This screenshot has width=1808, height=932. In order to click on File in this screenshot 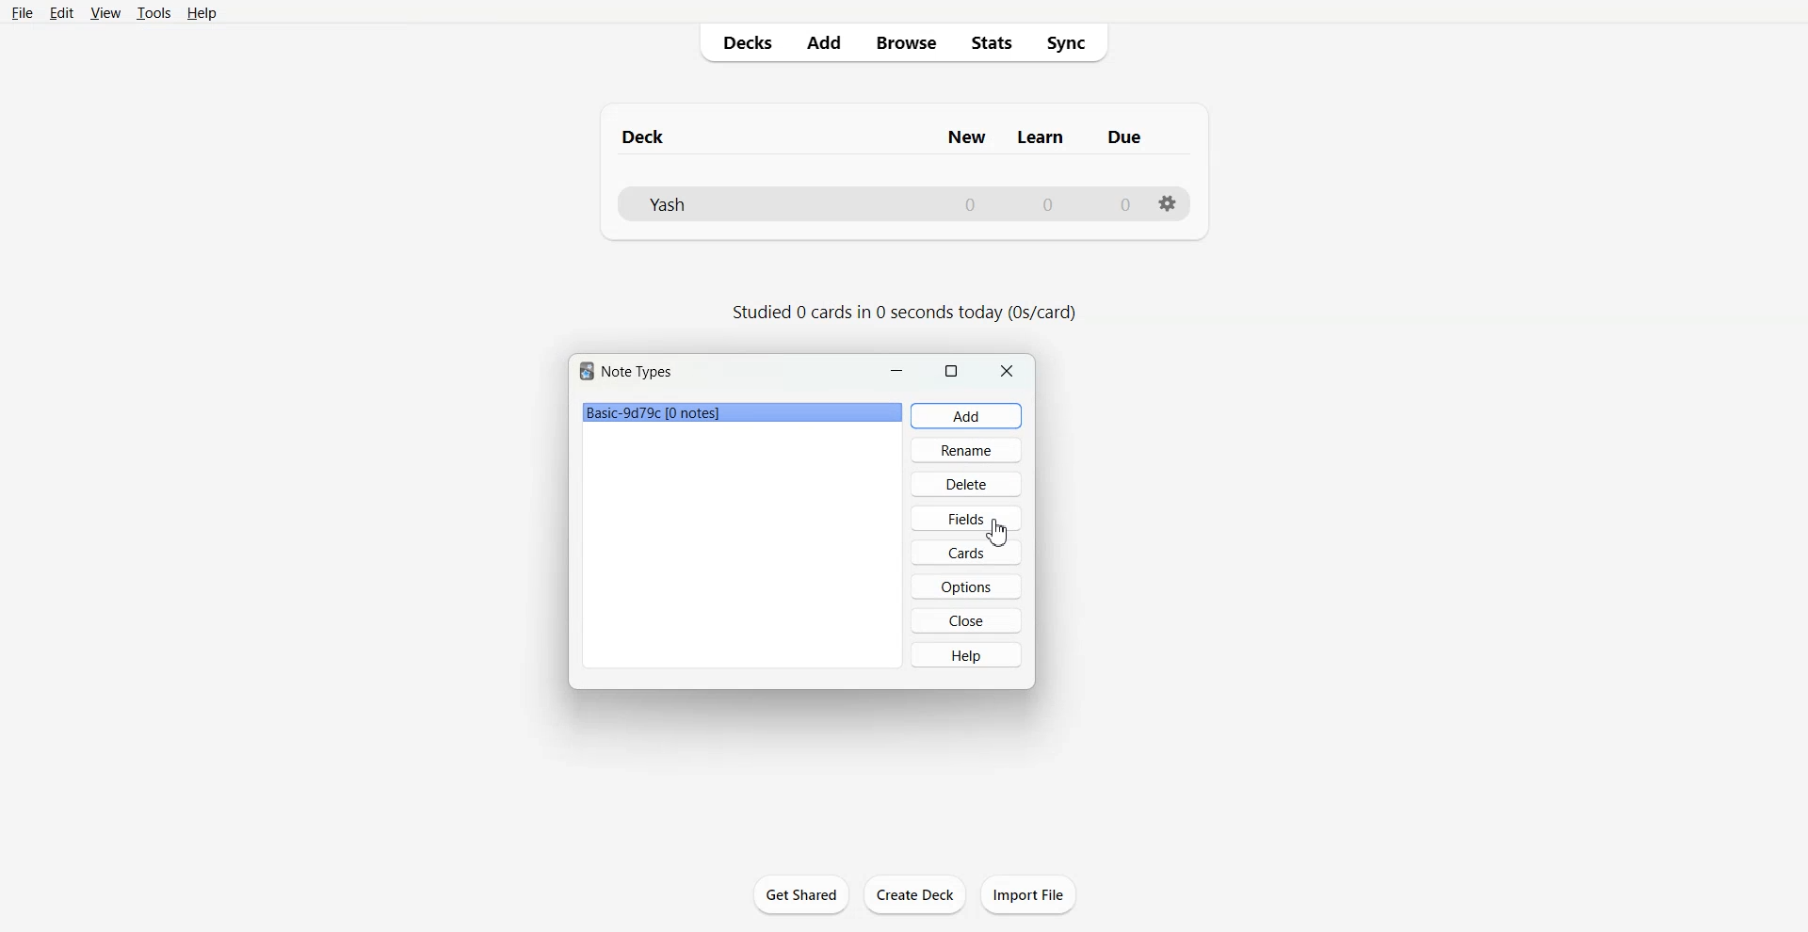, I will do `click(743, 412)`.